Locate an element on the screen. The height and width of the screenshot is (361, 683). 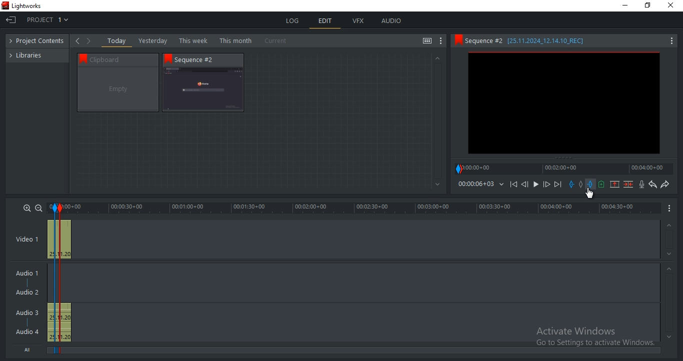
Show settings menu is located at coordinates (671, 41).